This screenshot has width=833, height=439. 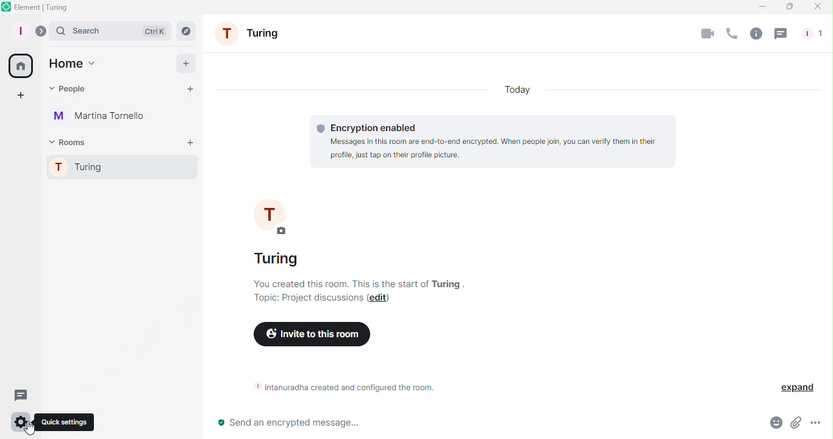 I want to click on Close, so click(x=818, y=7).